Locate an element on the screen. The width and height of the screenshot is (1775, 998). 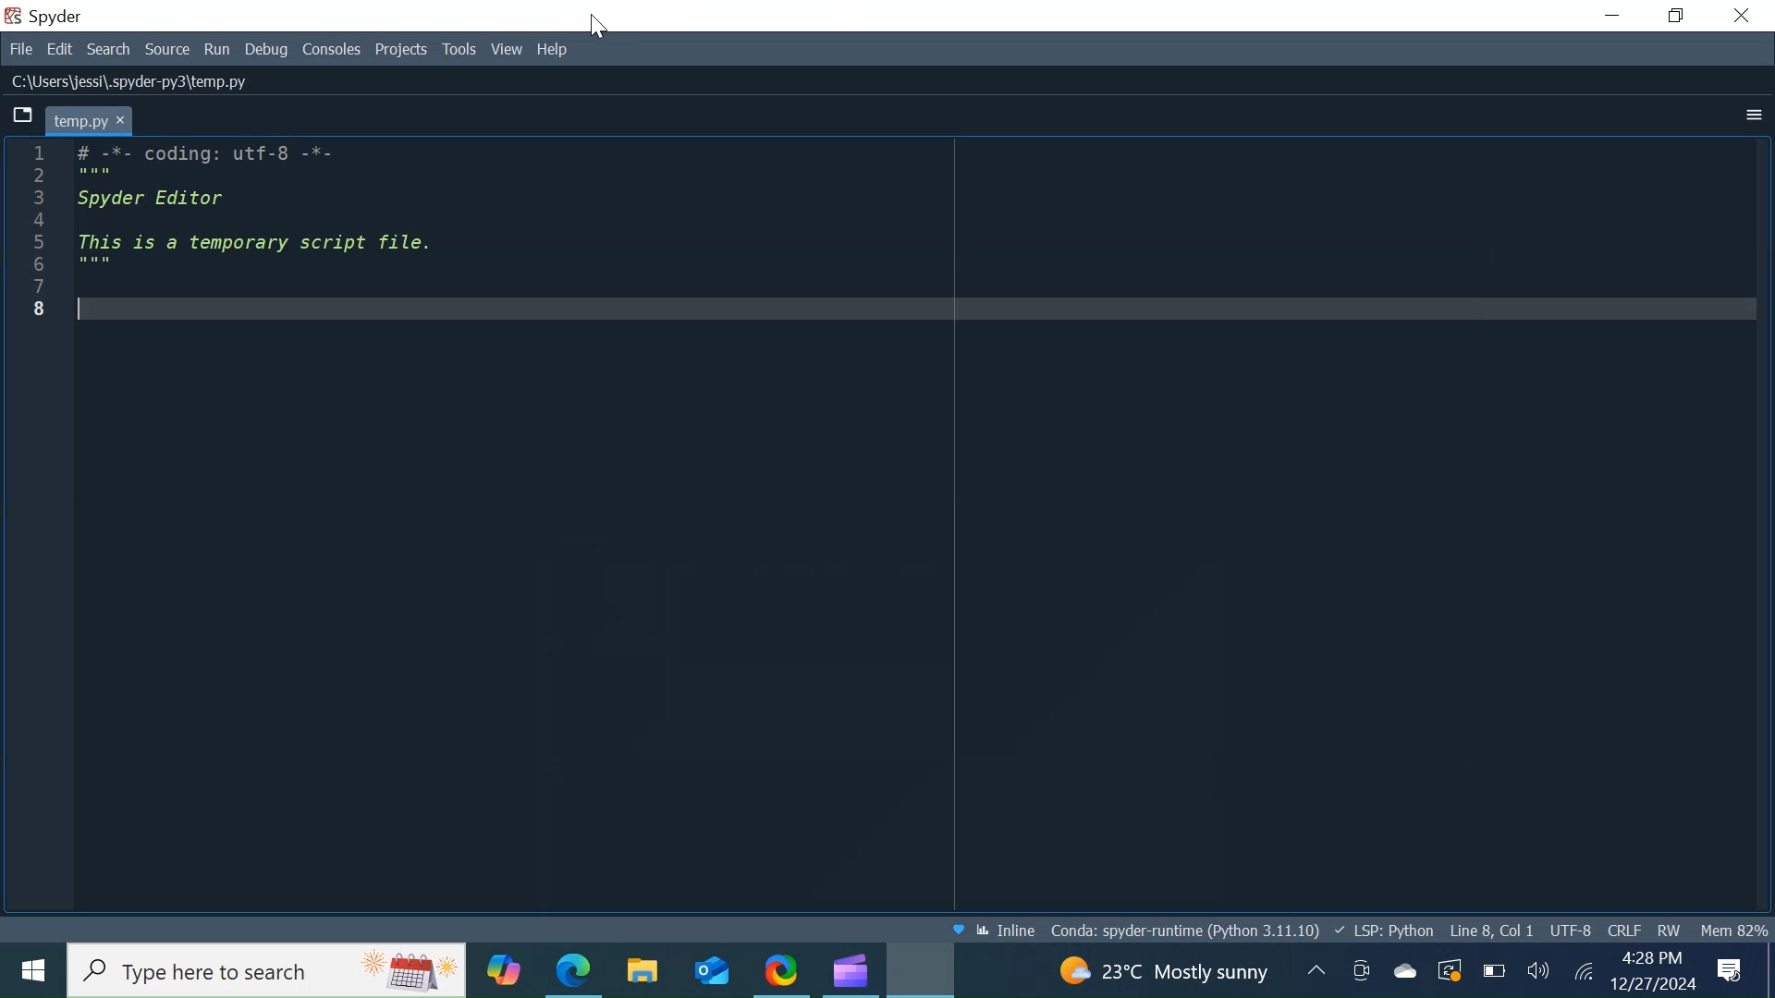
File EQL Status is located at coordinates (1624, 931).